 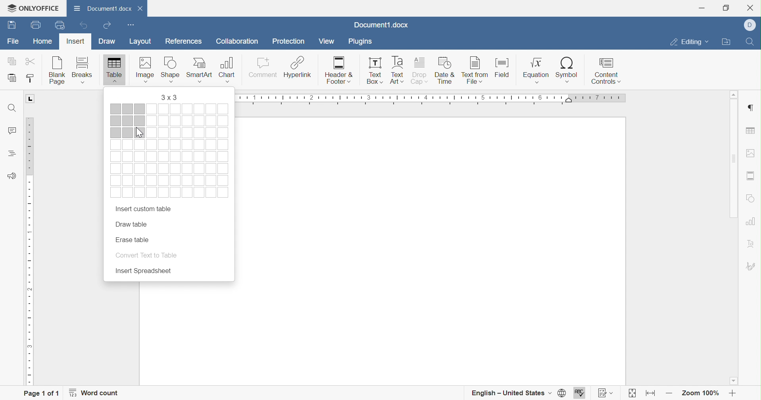 What do you see at coordinates (228, 70) in the screenshot?
I see `Chart` at bounding box center [228, 70].